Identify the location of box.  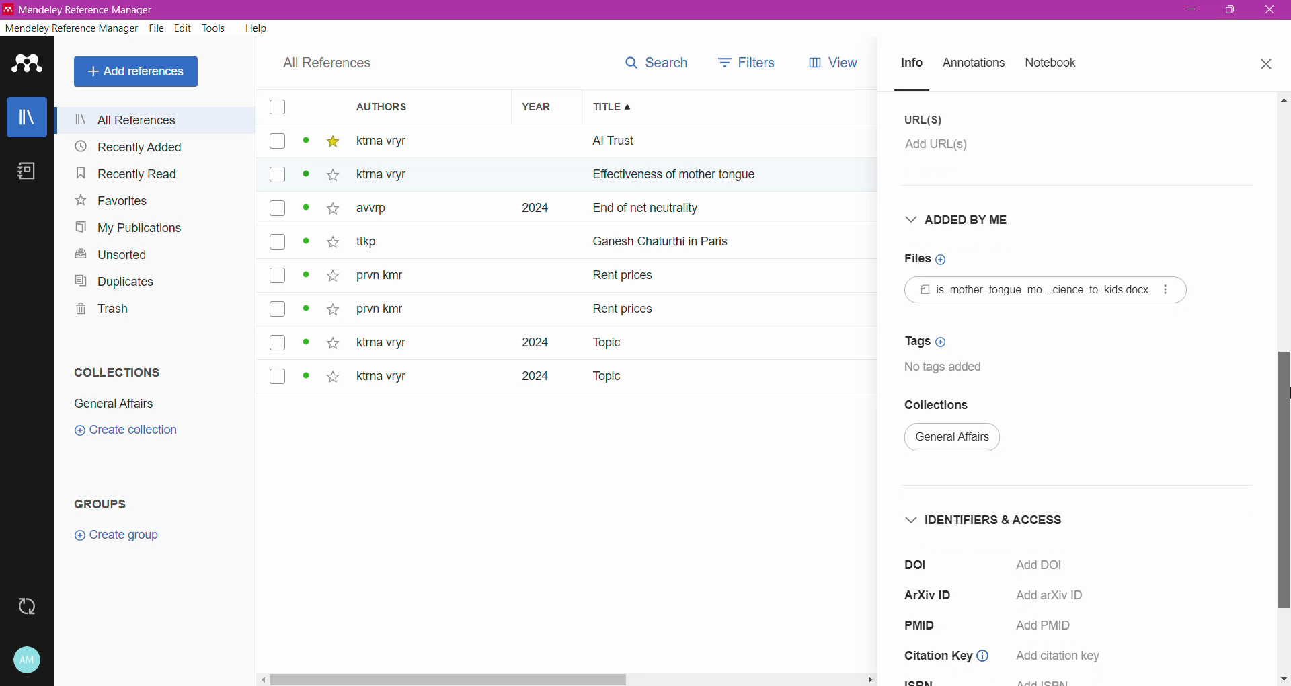
(276, 108).